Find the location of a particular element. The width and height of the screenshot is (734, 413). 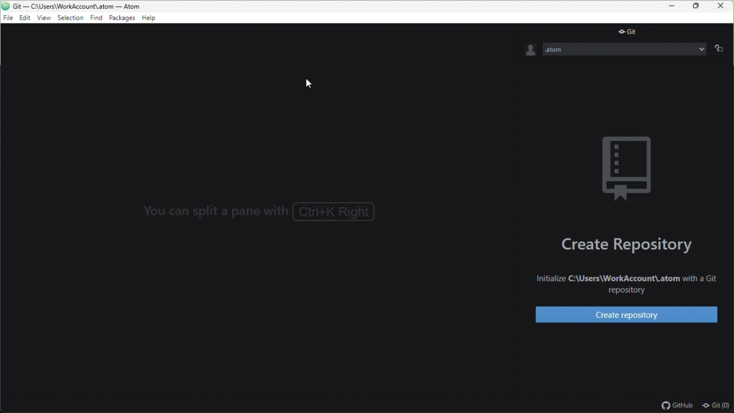

create repository is located at coordinates (629, 244).